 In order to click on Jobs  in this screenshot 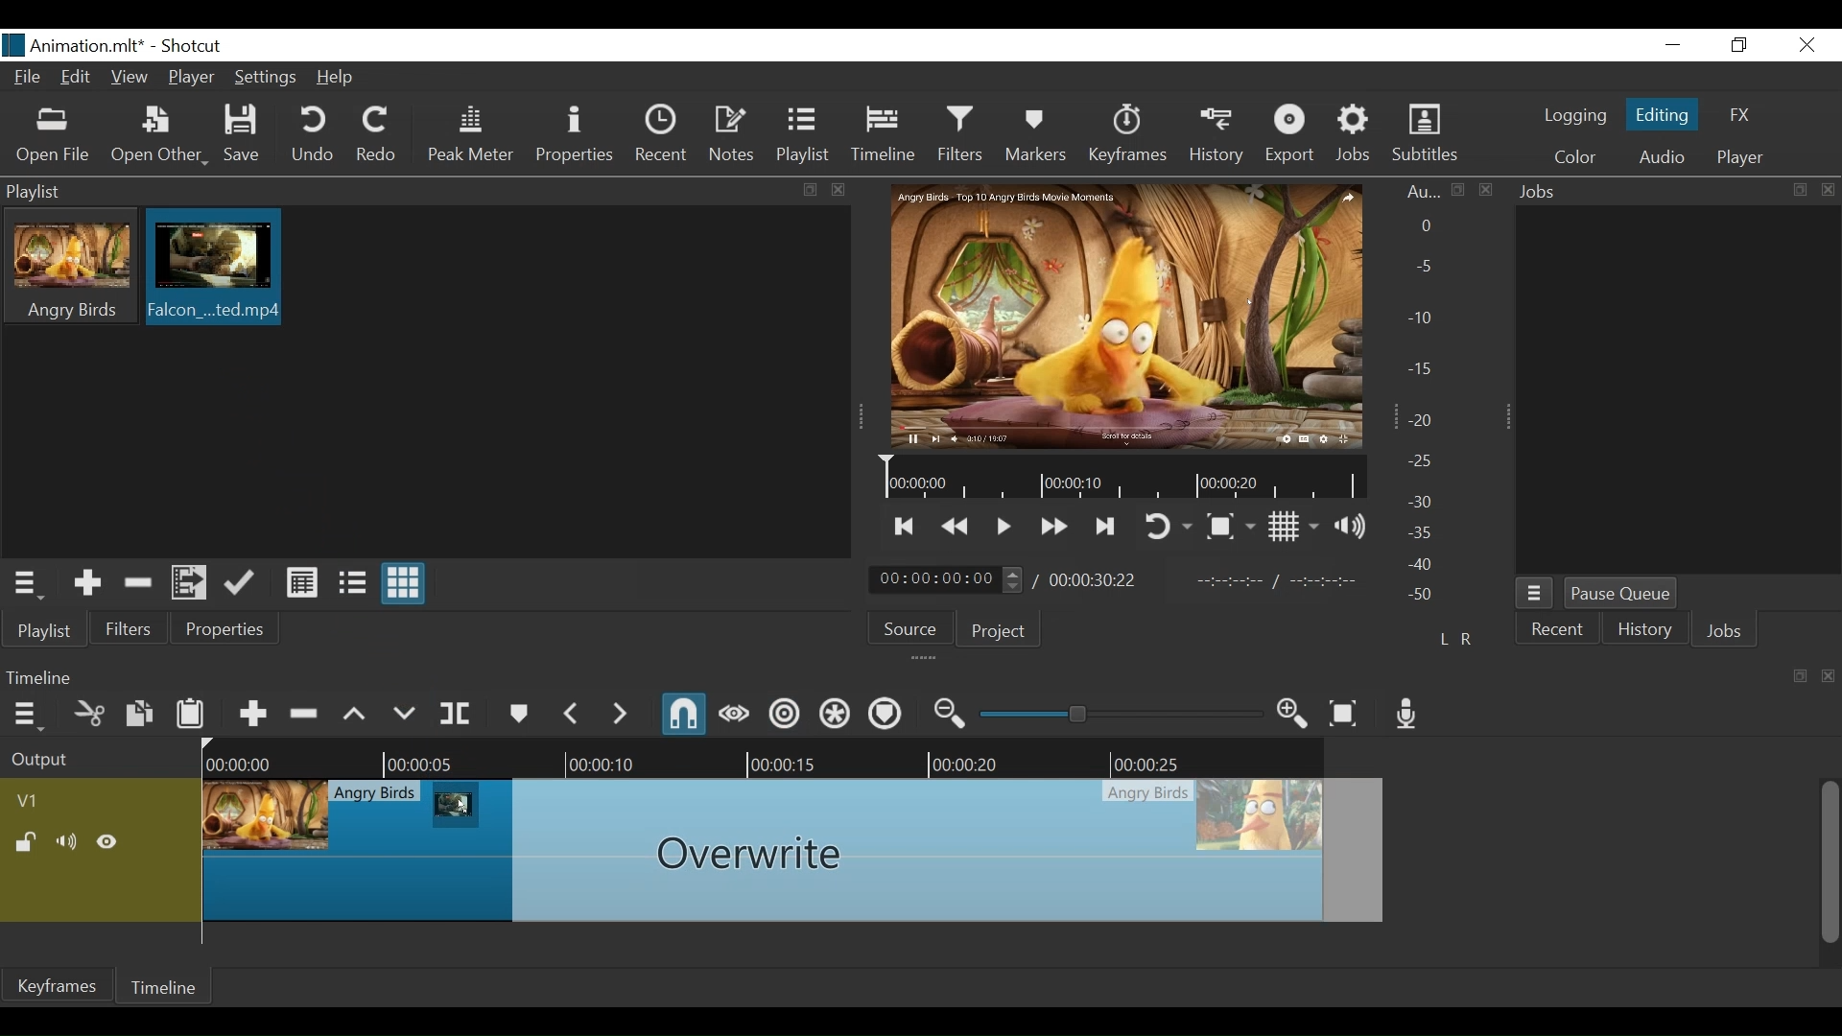, I will do `click(1724, 629)`.